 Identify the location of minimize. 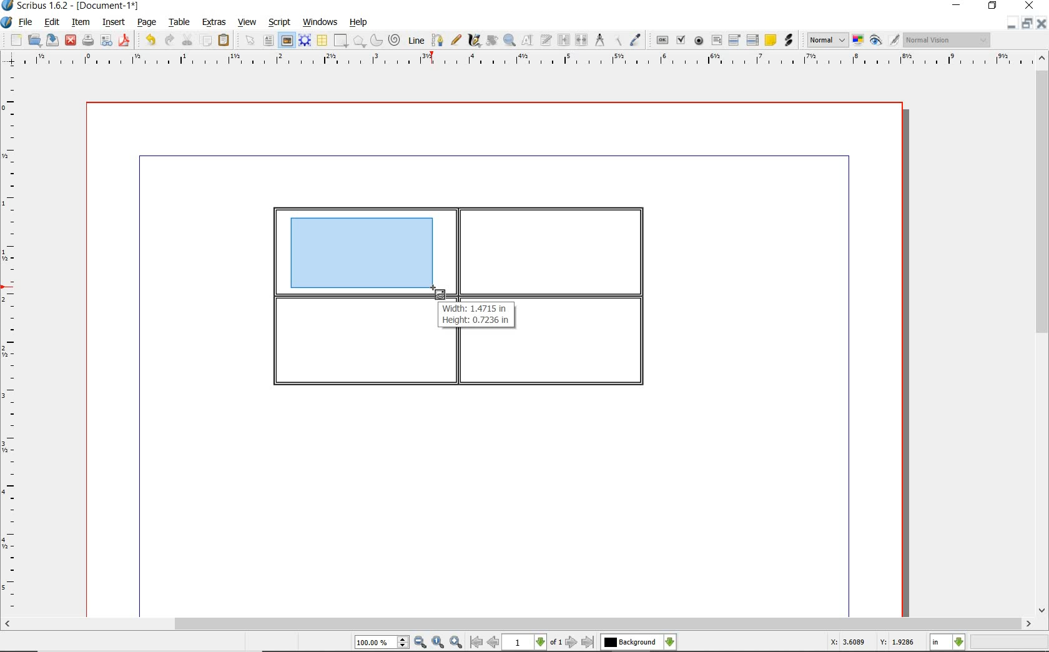
(1010, 24).